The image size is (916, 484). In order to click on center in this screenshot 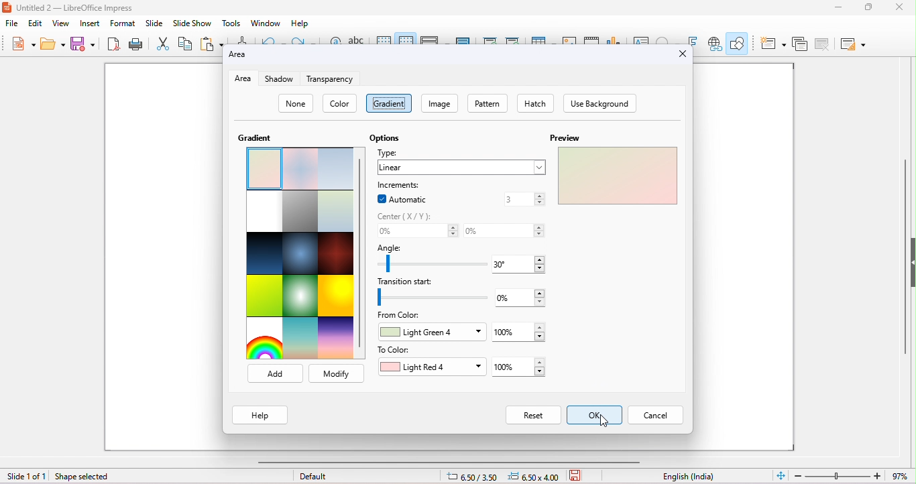, I will do `click(406, 217)`.